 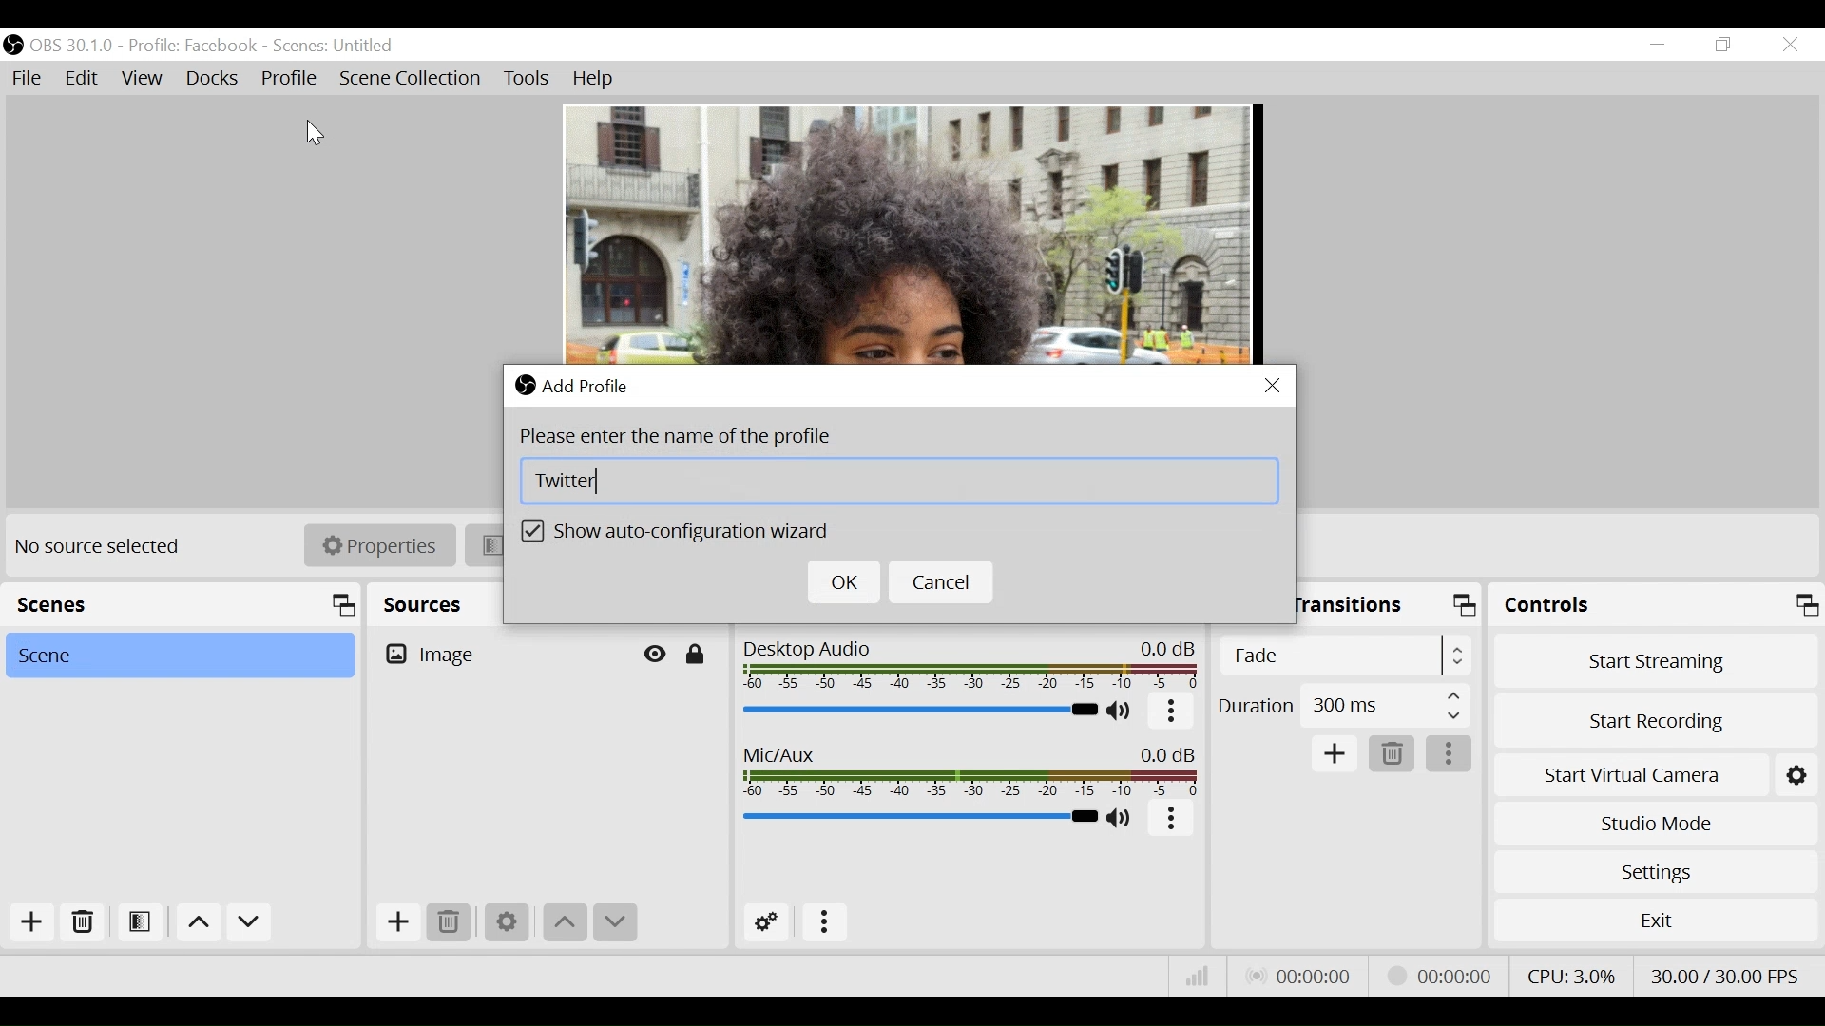 I want to click on File, so click(x=29, y=79).